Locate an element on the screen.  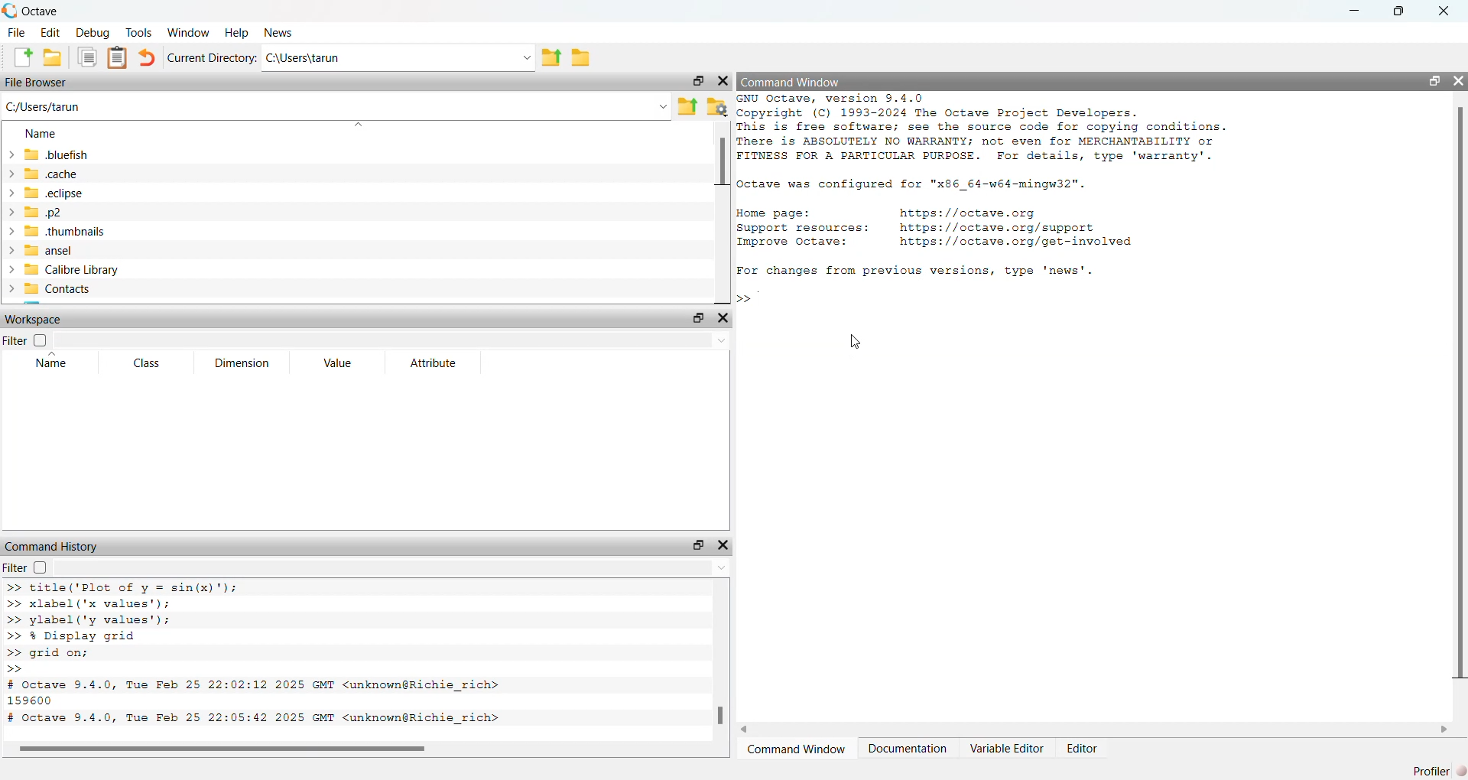
scroll bar is located at coordinates (719, 165).